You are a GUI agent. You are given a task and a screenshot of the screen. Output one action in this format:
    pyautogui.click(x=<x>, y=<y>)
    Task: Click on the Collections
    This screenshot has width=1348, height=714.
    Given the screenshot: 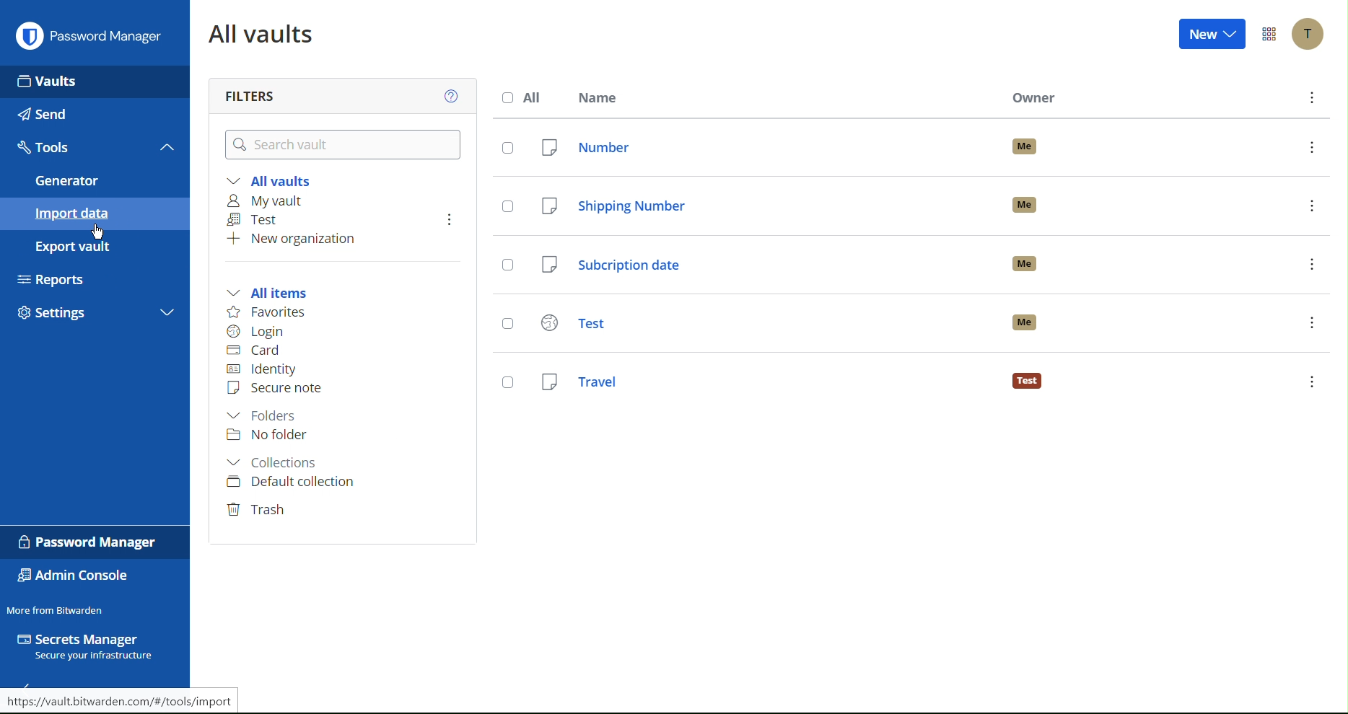 What is the action you would take?
    pyautogui.click(x=274, y=462)
    